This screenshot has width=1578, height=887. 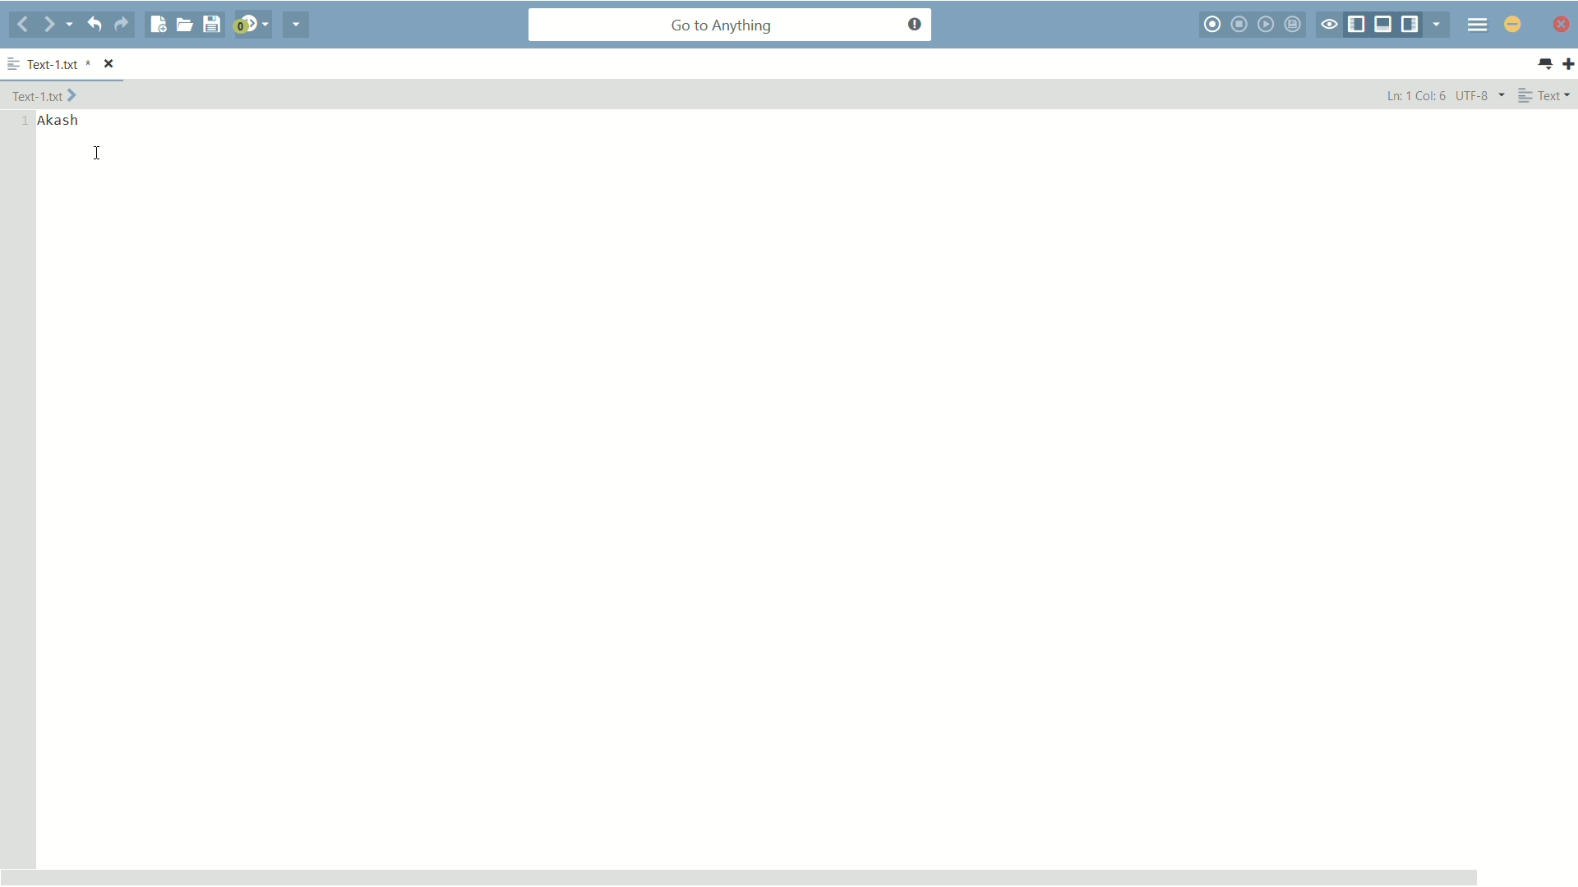 What do you see at coordinates (97, 154) in the screenshot?
I see `cursor` at bounding box center [97, 154].